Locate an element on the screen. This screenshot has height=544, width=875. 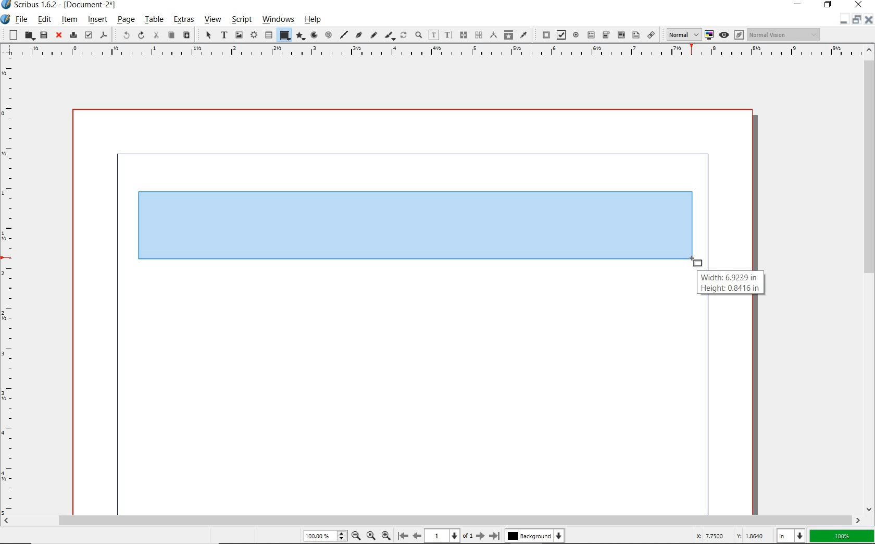
edit is located at coordinates (45, 19).